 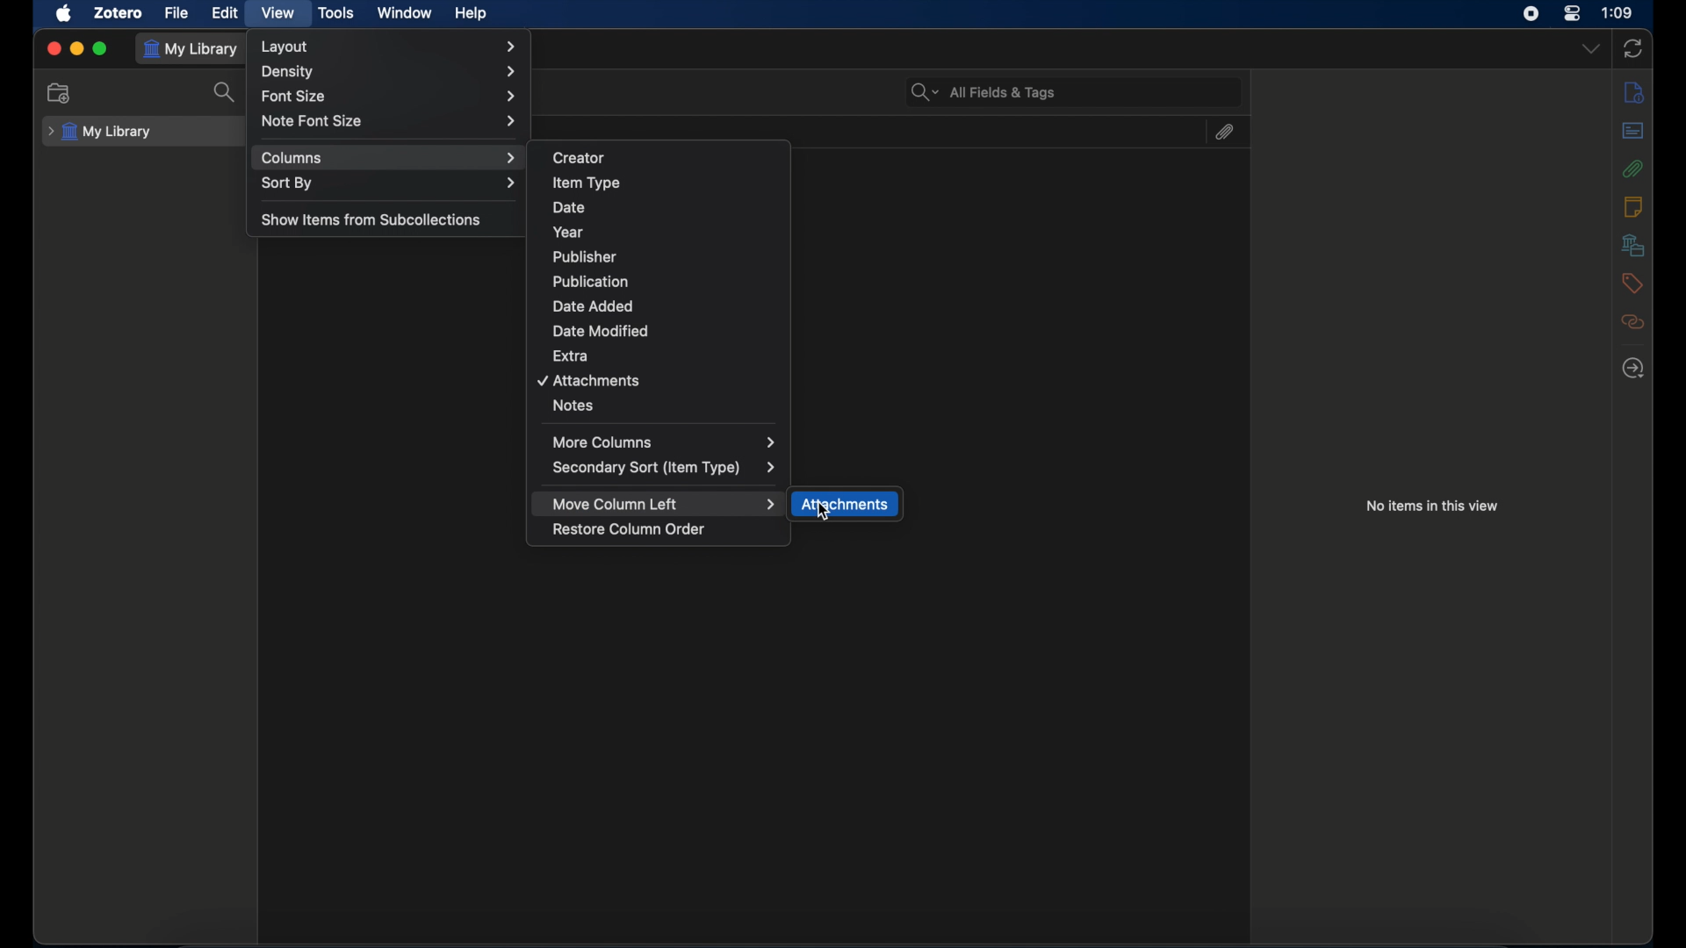 What do you see at coordinates (390, 97) in the screenshot?
I see `font size` at bounding box center [390, 97].